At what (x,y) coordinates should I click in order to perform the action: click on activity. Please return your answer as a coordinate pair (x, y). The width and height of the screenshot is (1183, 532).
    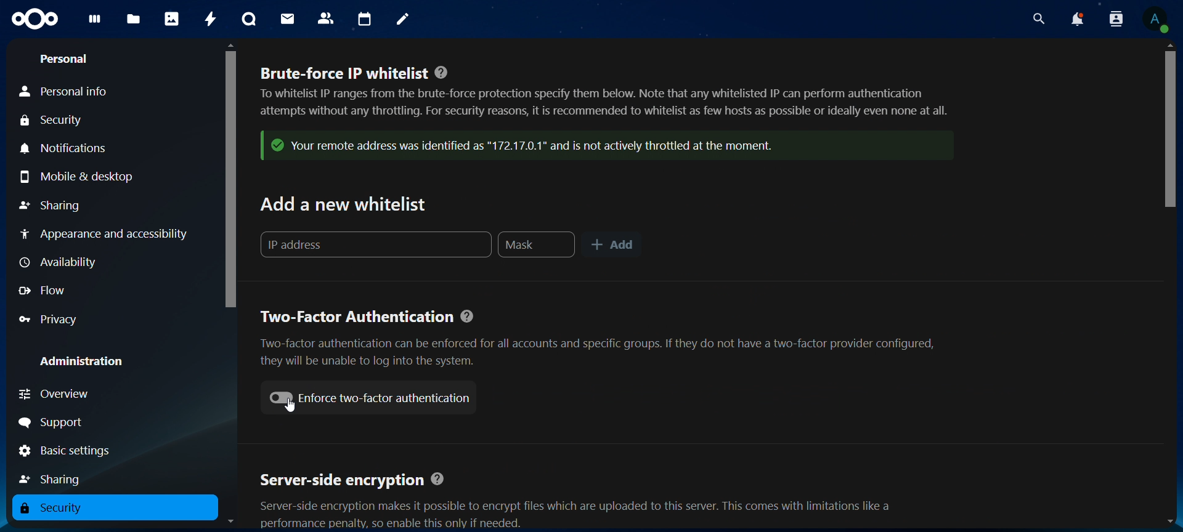
    Looking at the image, I should click on (211, 19).